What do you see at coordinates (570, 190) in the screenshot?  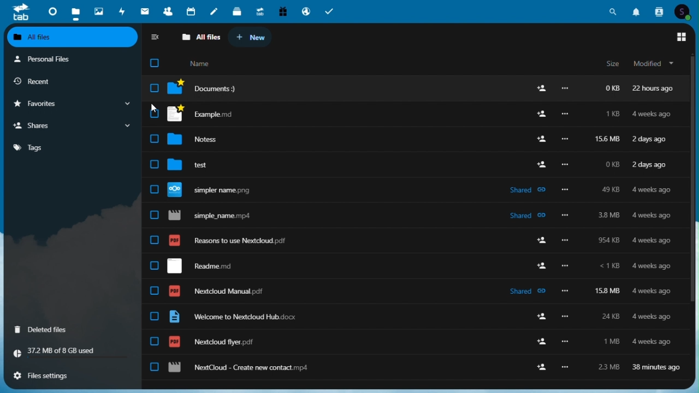 I see `more options` at bounding box center [570, 190].